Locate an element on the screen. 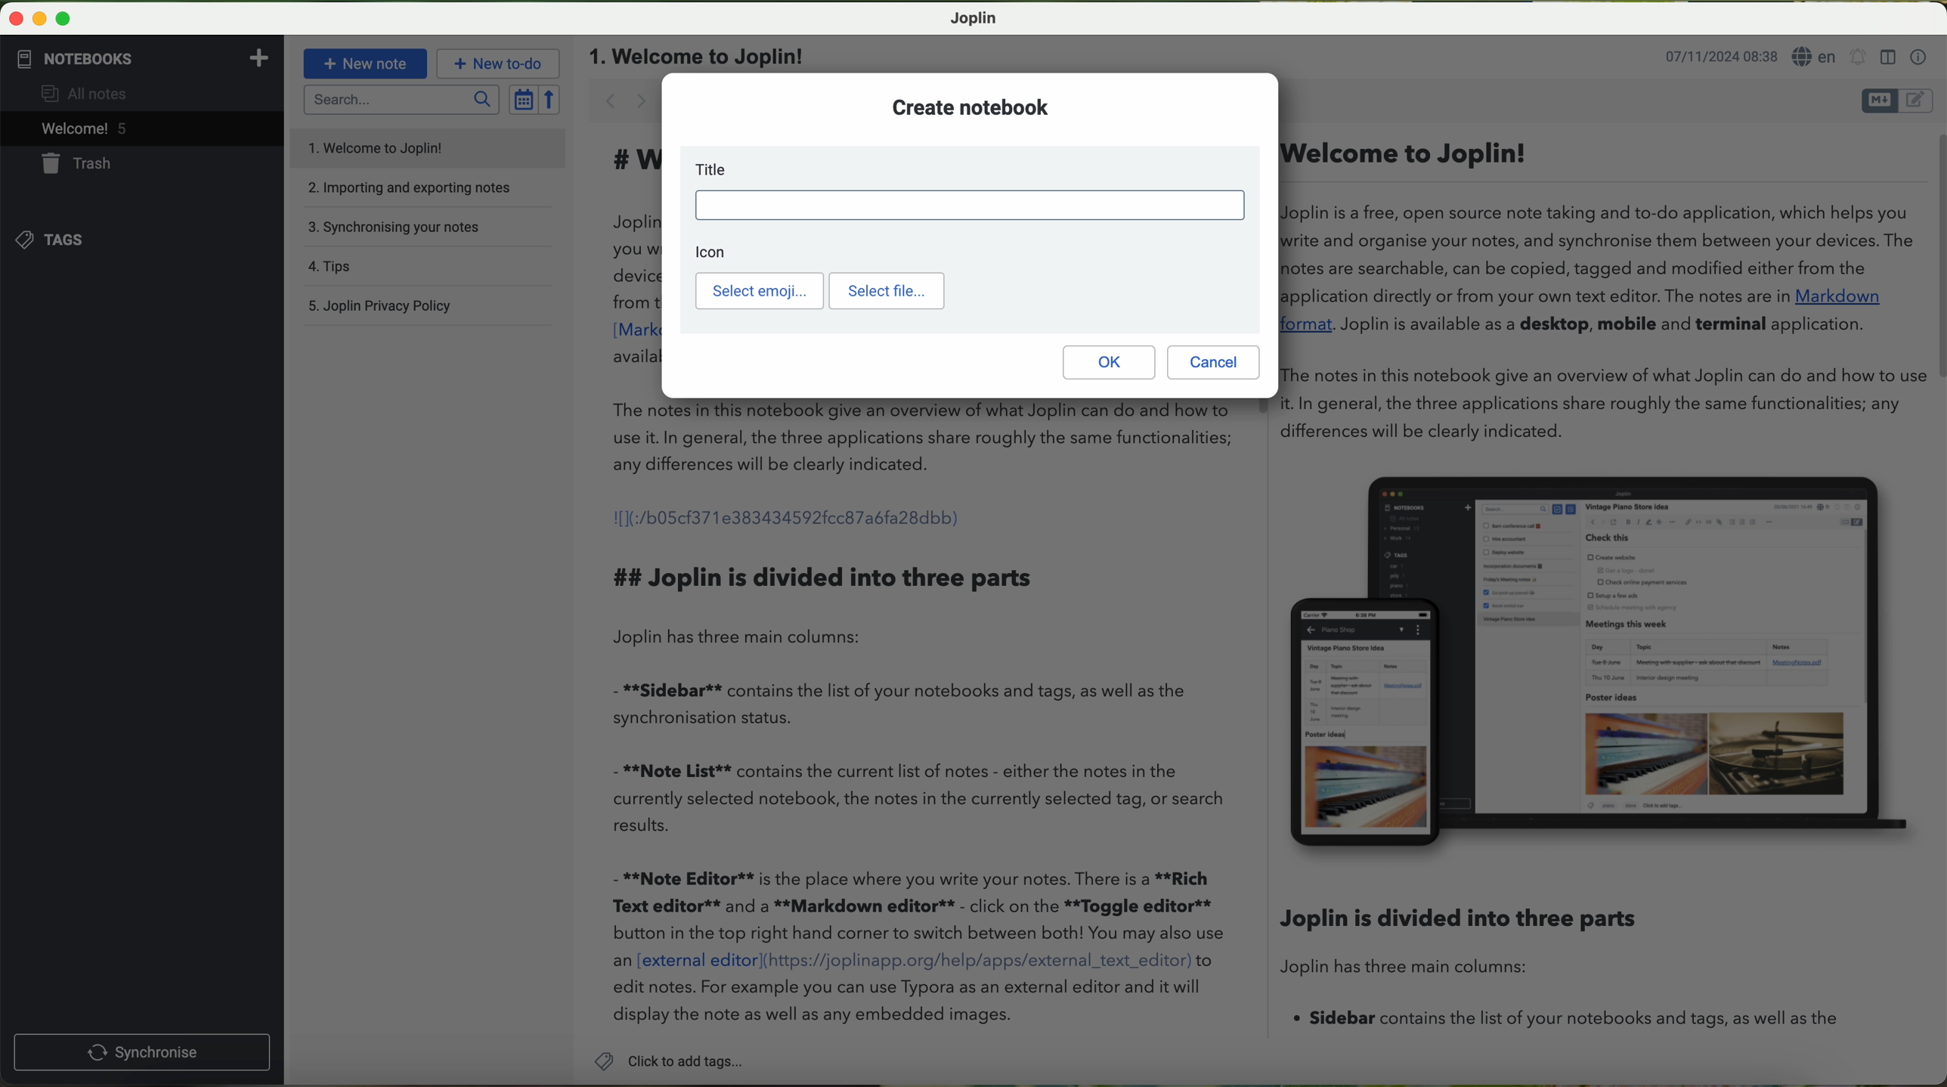 This screenshot has height=1087, width=1947. language is located at coordinates (1814, 58).